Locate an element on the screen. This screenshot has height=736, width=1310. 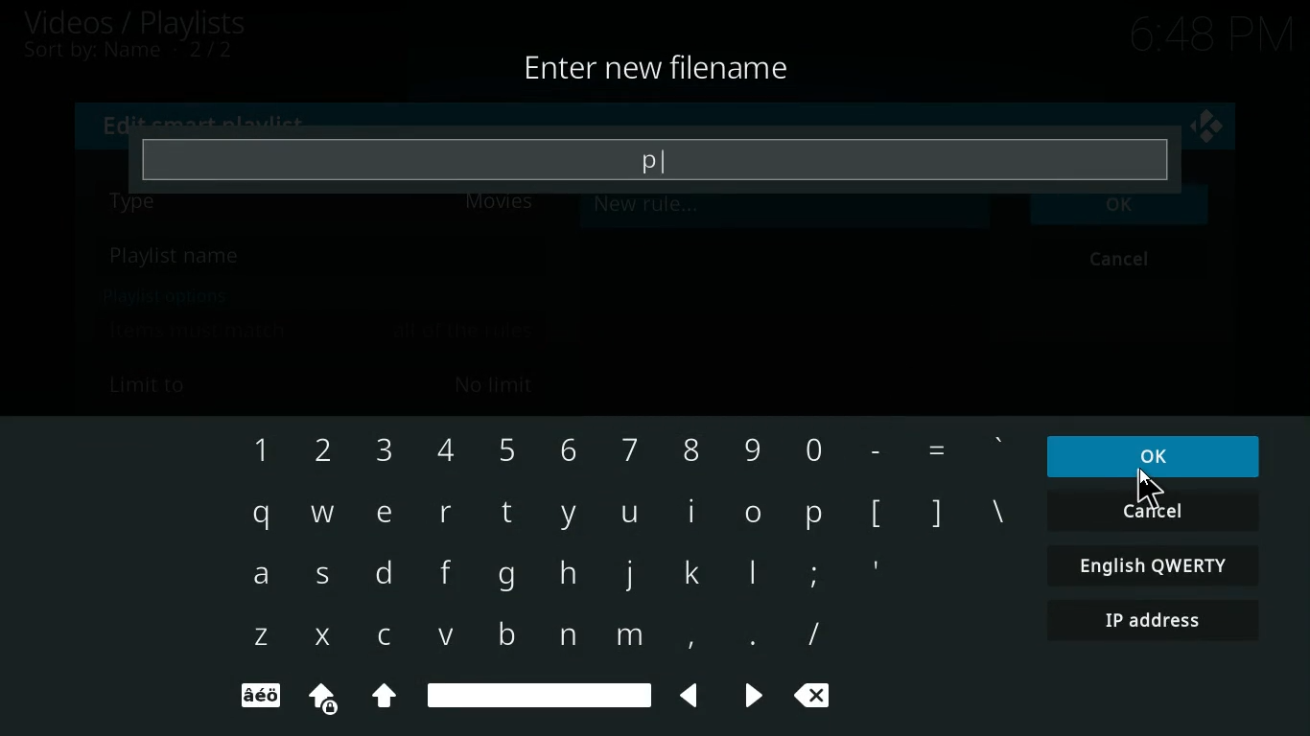
q is located at coordinates (257, 516).